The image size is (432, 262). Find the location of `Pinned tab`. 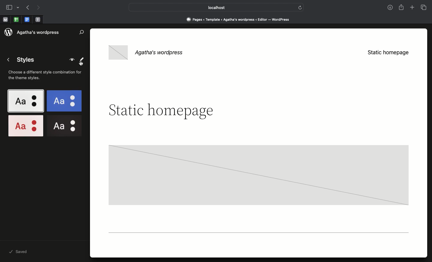

Pinned tab is located at coordinates (38, 20).